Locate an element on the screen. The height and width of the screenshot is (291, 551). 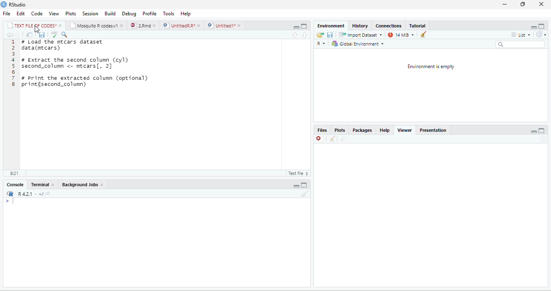
close is located at coordinates (319, 139).